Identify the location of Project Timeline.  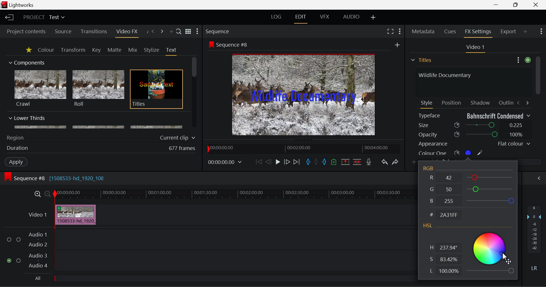
(234, 194).